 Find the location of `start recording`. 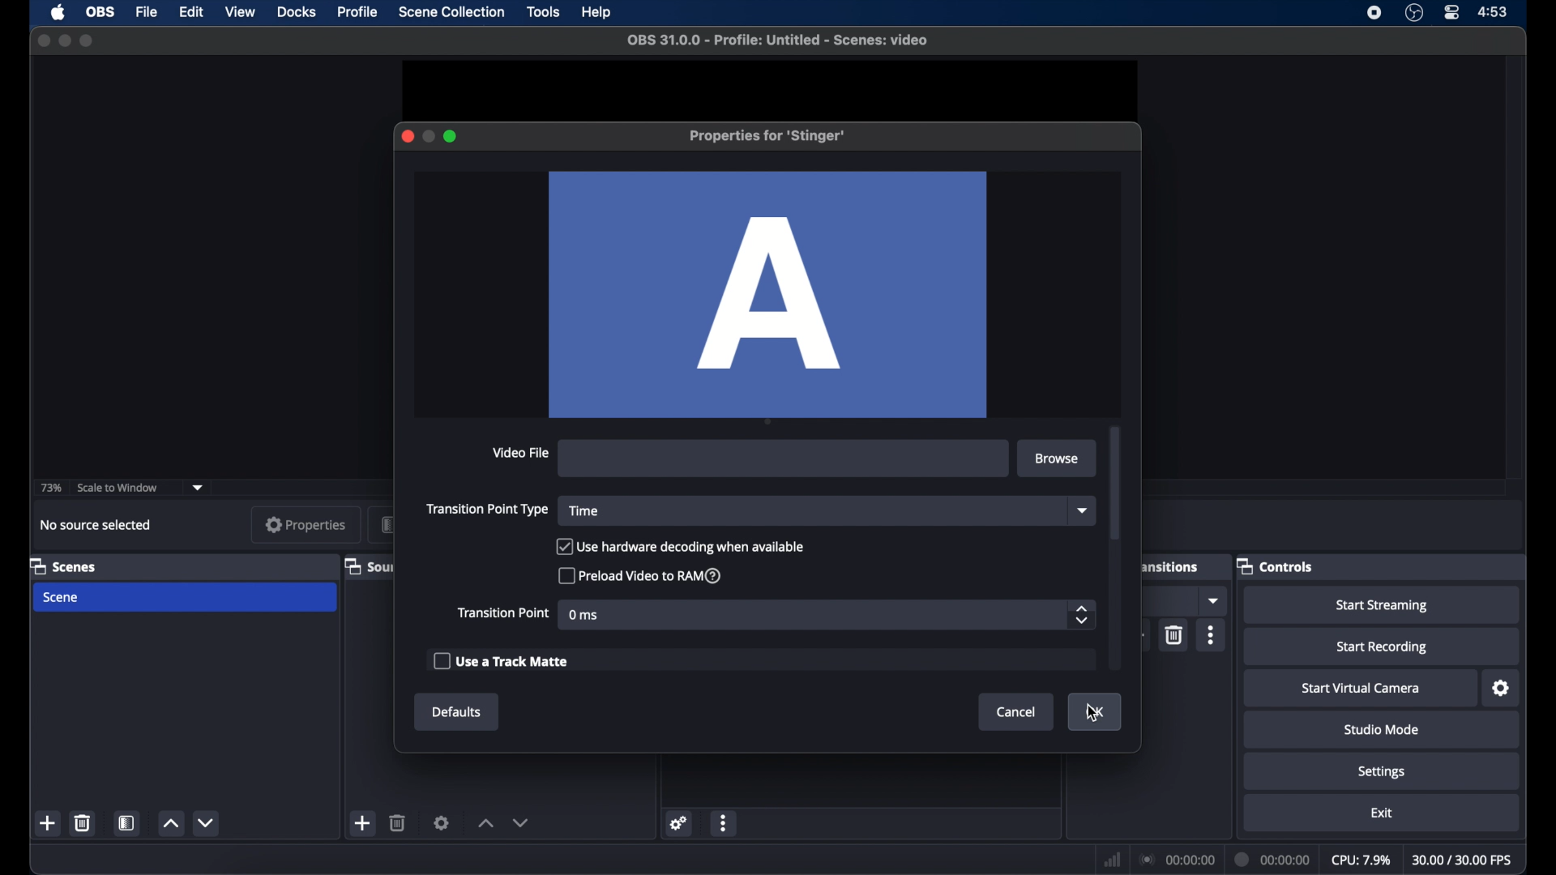

start recording is located at coordinates (1384, 647).